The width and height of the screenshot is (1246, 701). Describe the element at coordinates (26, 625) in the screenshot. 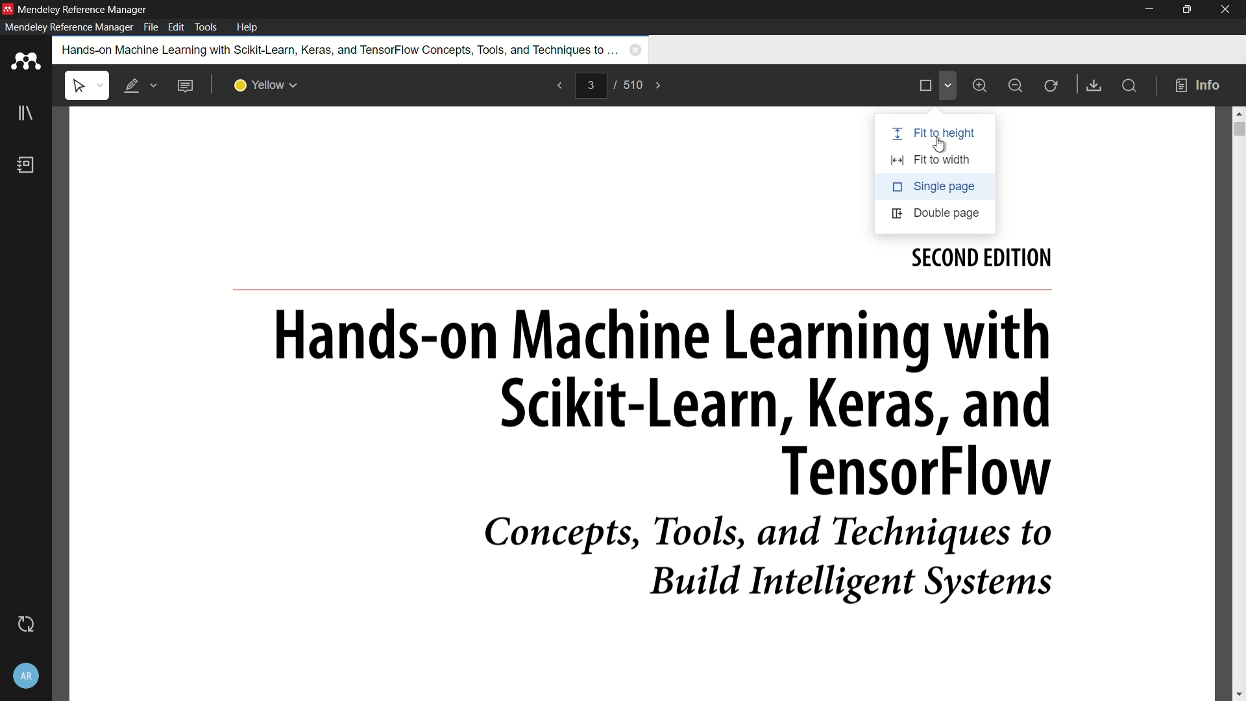

I see `sync` at that location.